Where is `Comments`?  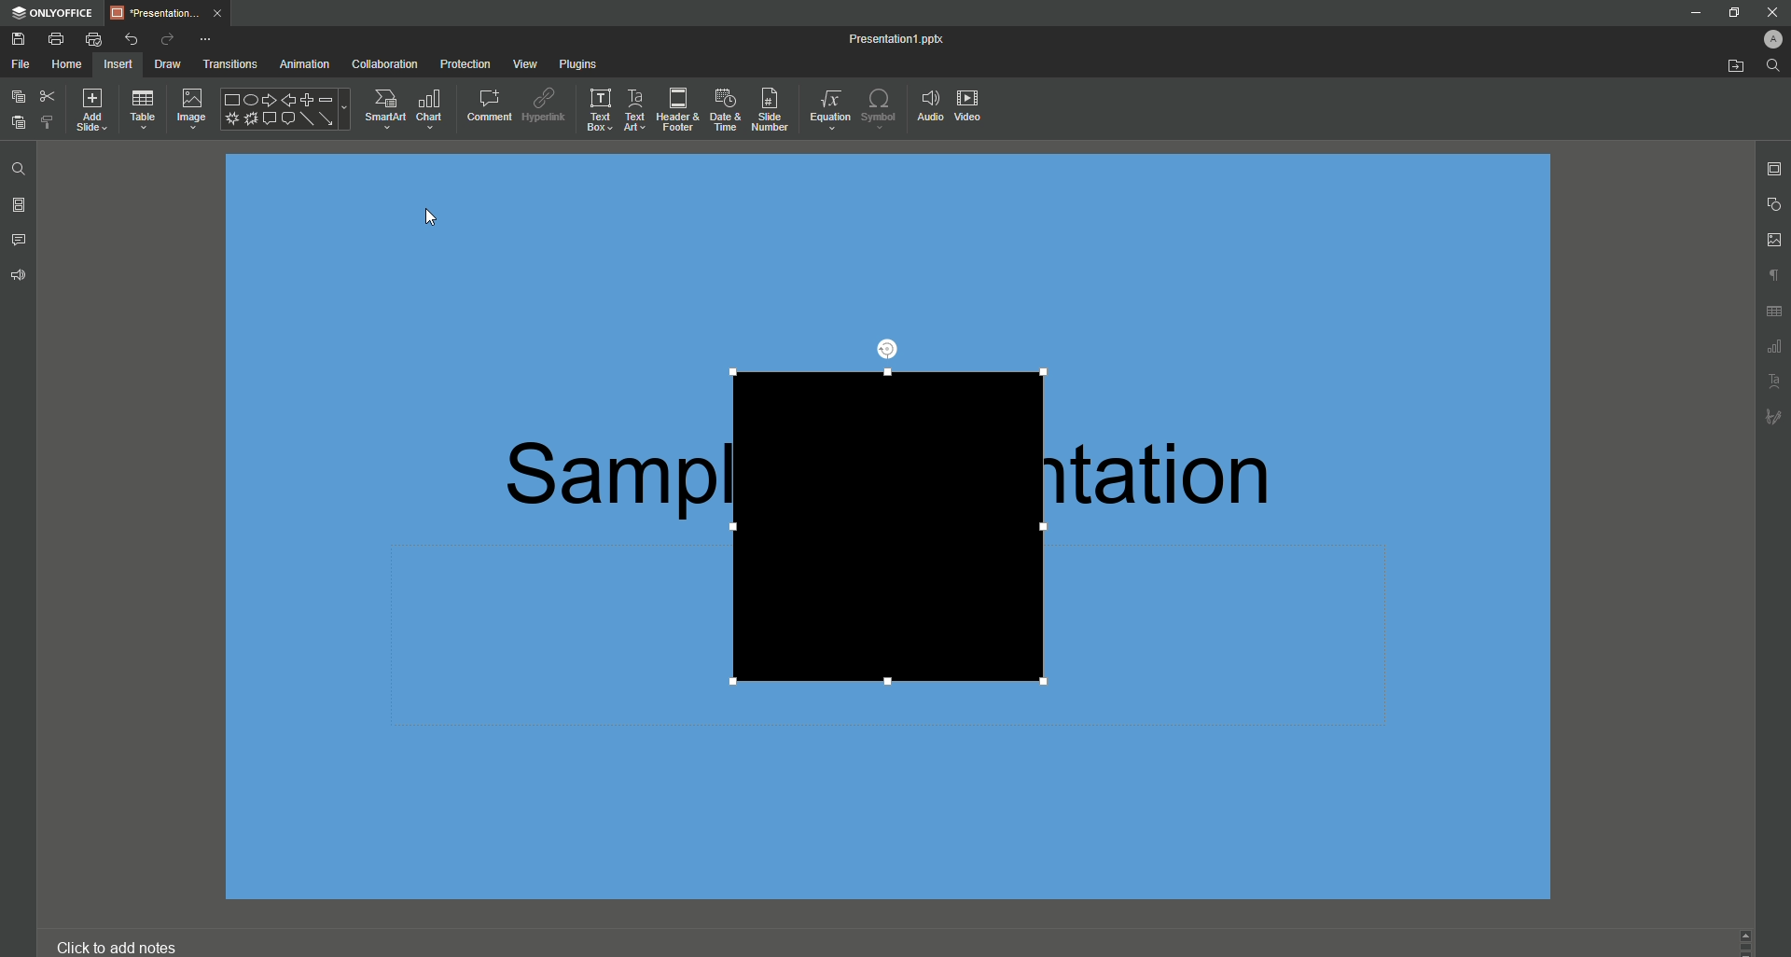 Comments is located at coordinates (20, 238).